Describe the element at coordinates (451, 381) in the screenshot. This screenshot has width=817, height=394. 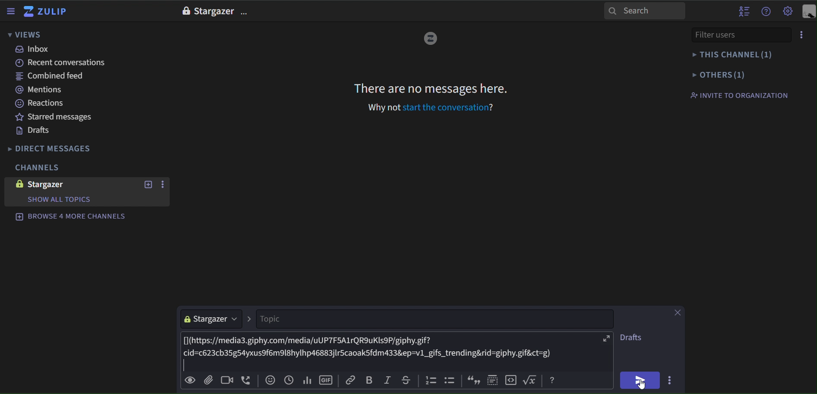
I see `icon` at that location.